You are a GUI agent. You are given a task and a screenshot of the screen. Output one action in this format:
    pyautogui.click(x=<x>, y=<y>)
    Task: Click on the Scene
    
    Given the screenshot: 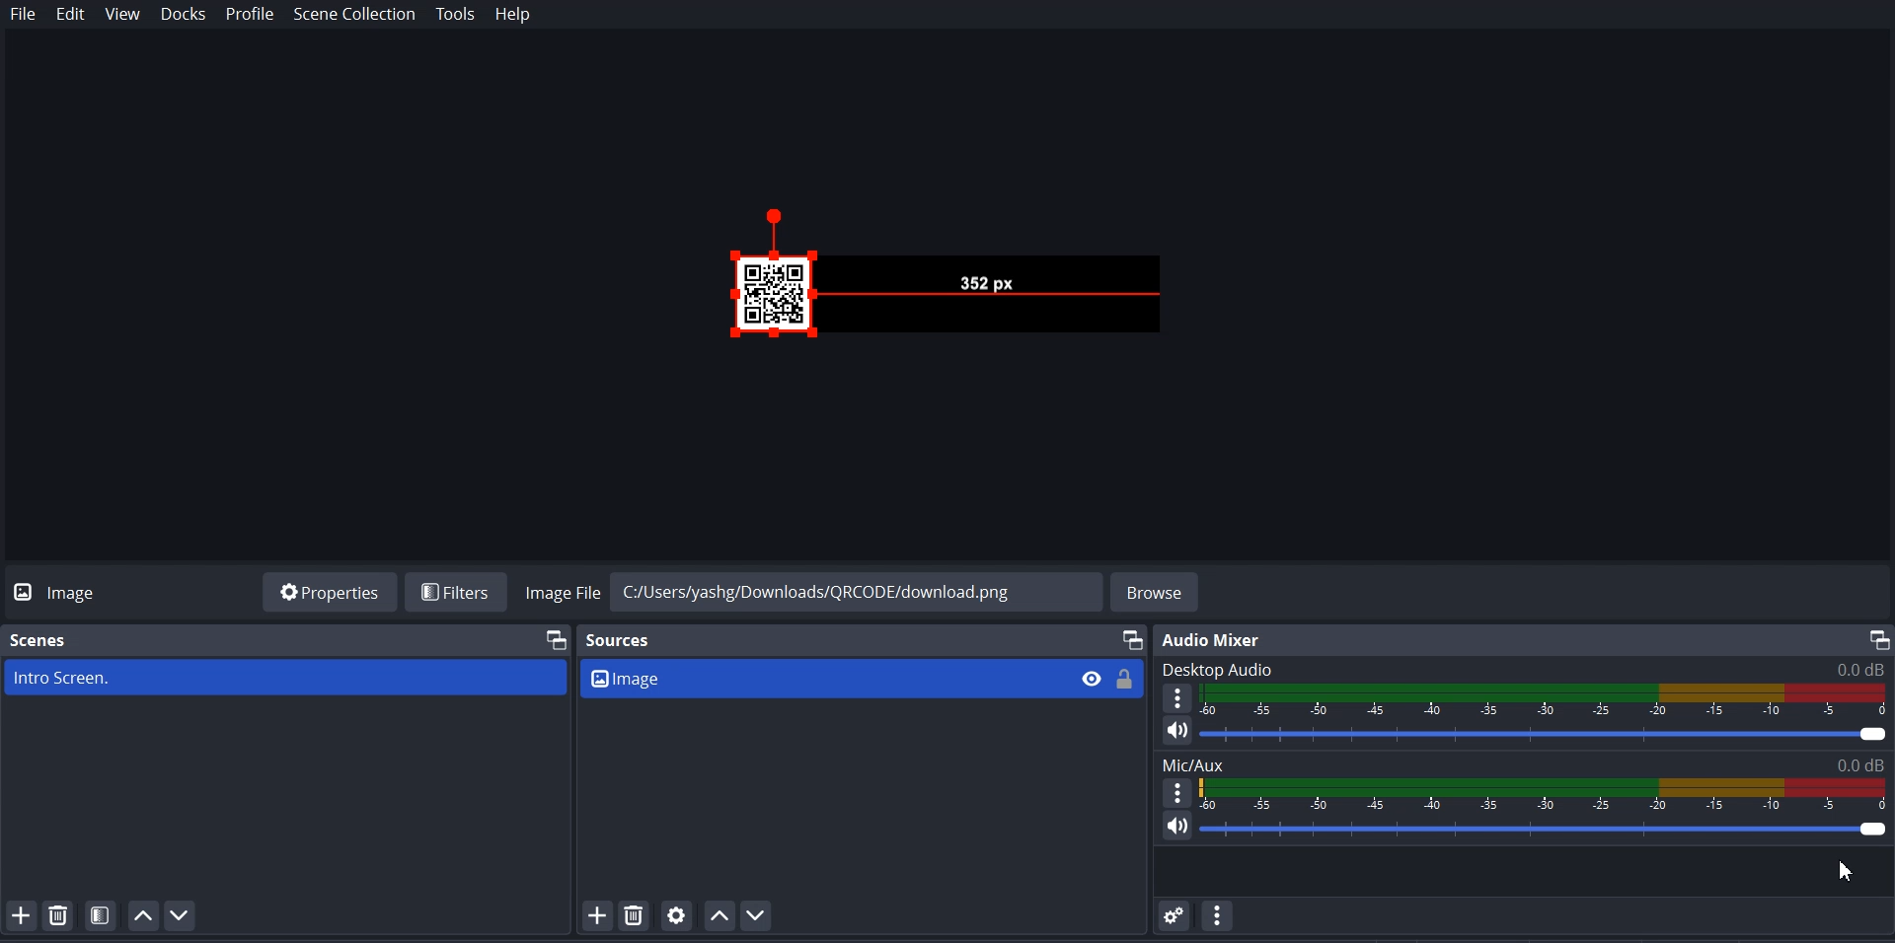 What is the action you would take?
    pyautogui.click(x=41, y=640)
    